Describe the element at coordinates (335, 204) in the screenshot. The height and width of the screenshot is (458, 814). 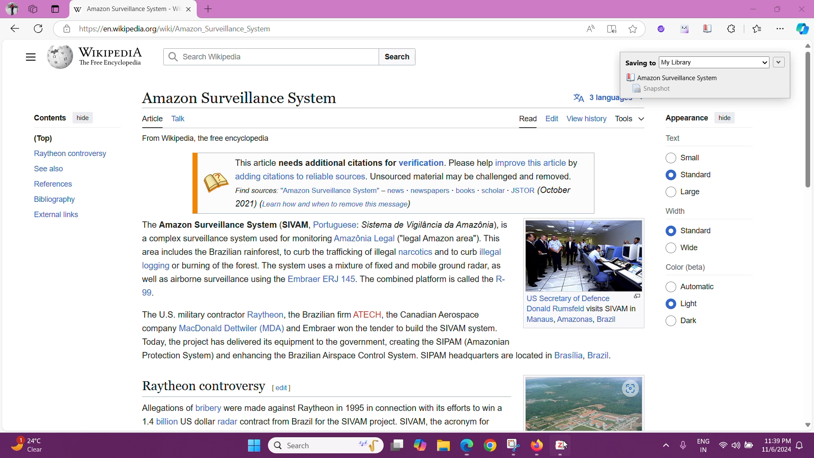
I see `(Learn how and when to remove this message)` at that location.